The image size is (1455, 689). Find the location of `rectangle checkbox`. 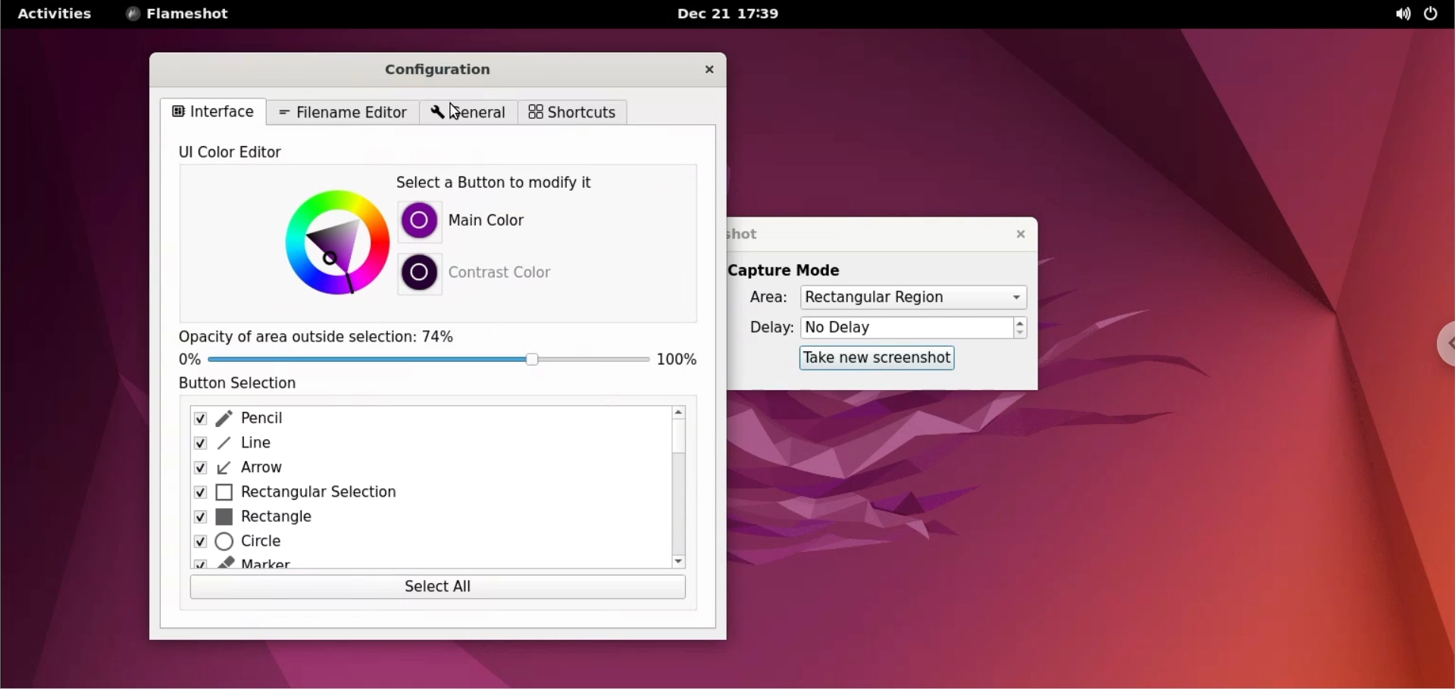

rectangle checkbox is located at coordinates (426, 519).